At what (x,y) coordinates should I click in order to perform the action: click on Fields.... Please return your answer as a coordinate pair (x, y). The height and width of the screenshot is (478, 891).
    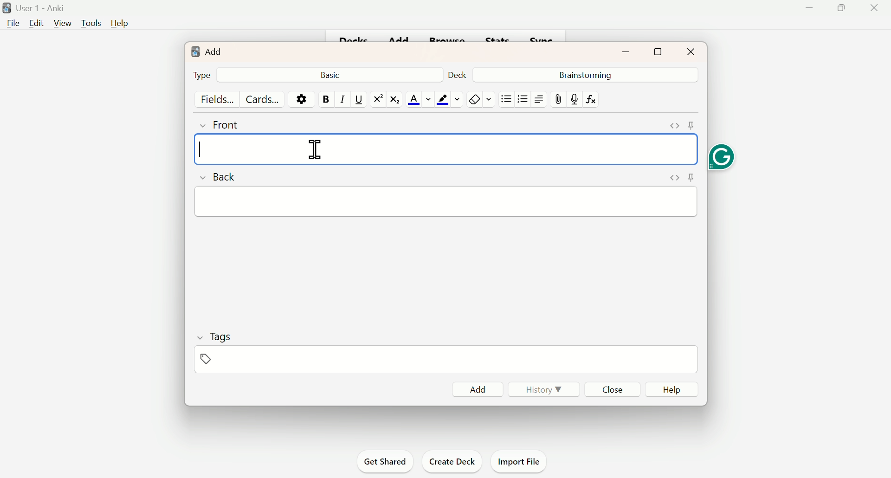
    Looking at the image, I should click on (219, 99).